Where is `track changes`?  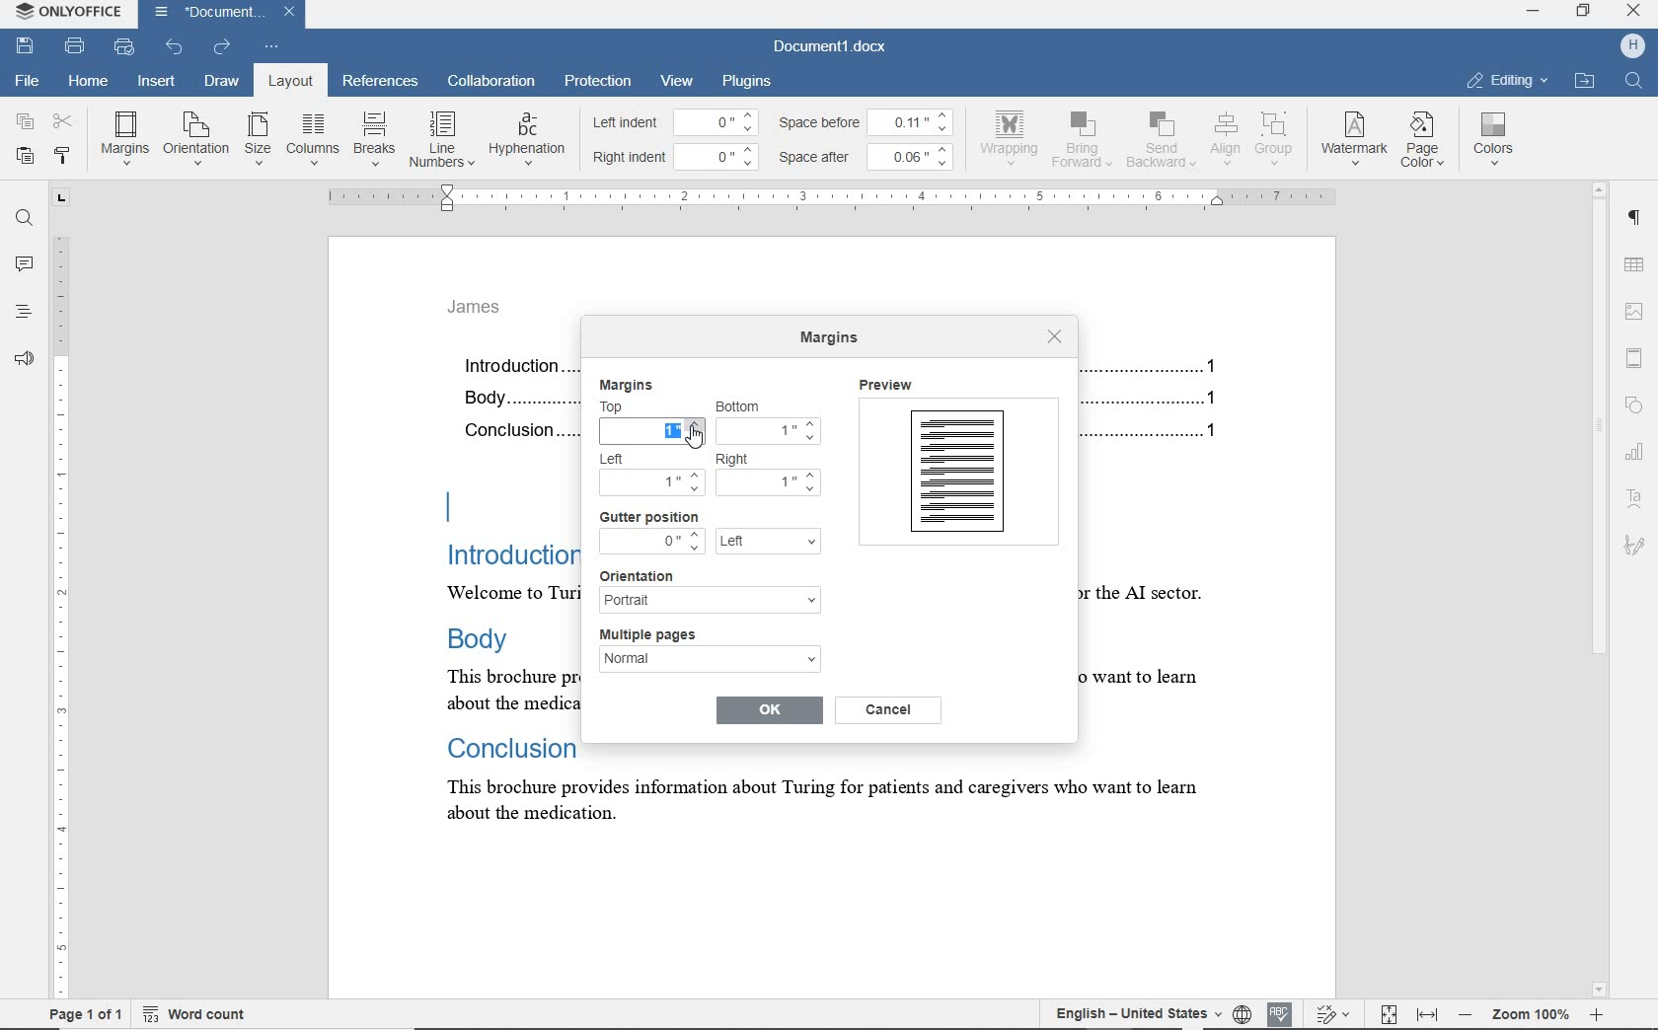 track changes is located at coordinates (1335, 1013).